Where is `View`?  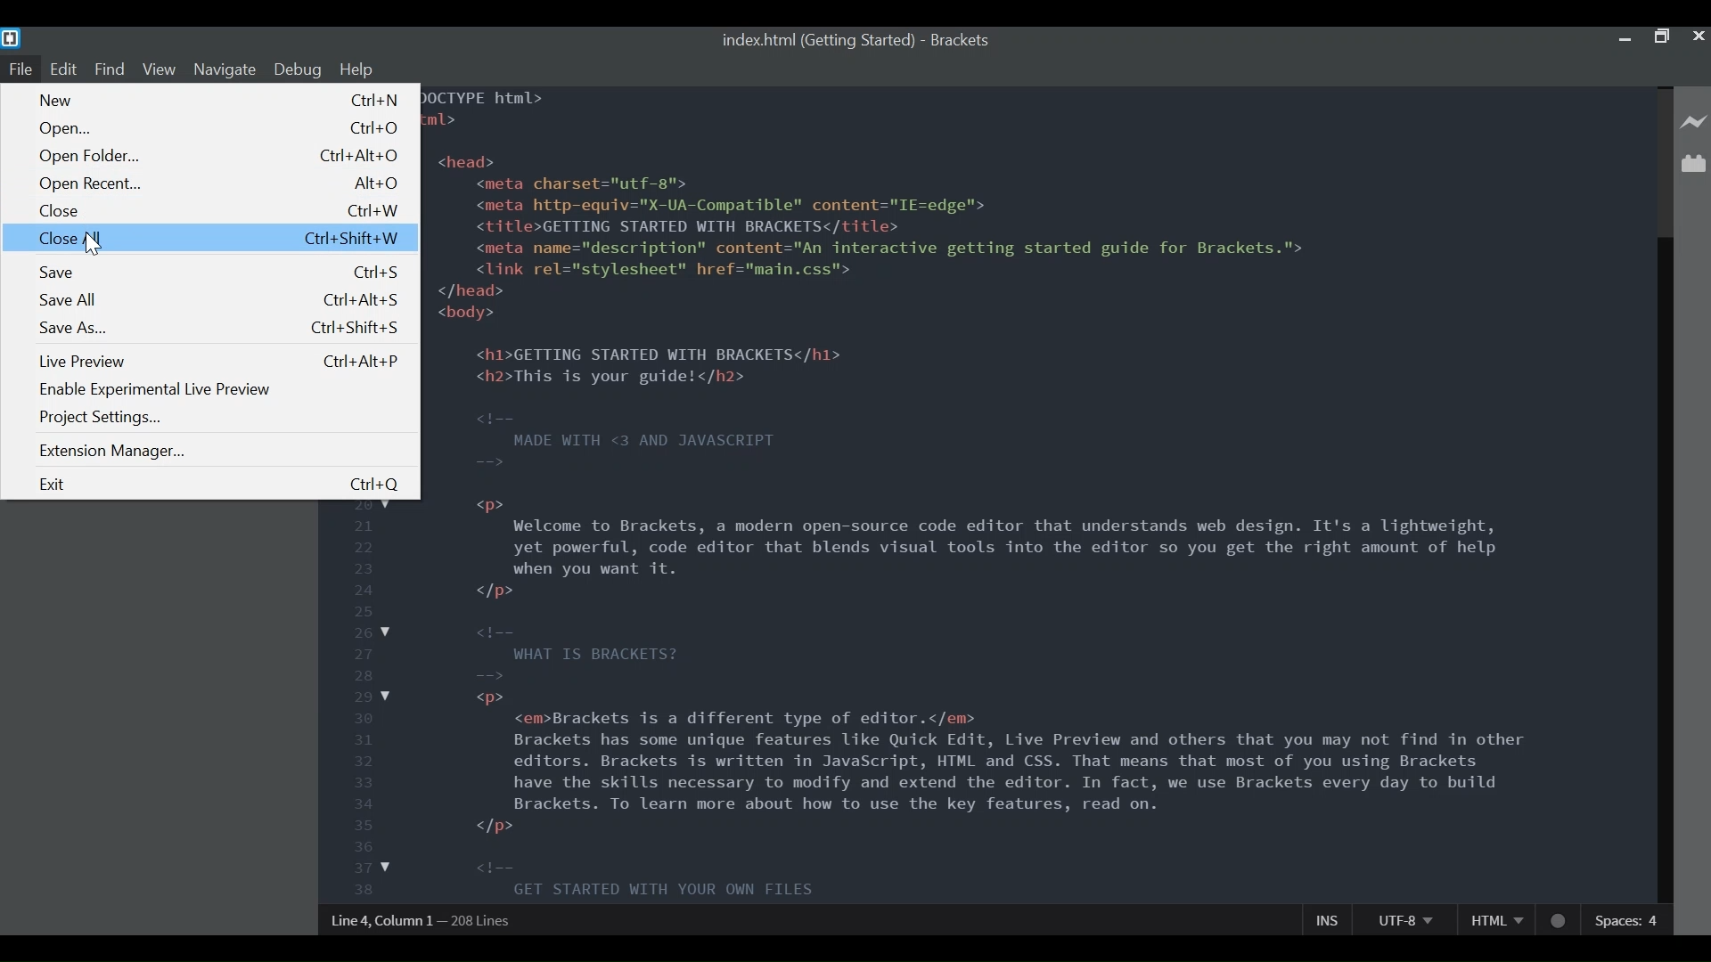 View is located at coordinates (160, 69).